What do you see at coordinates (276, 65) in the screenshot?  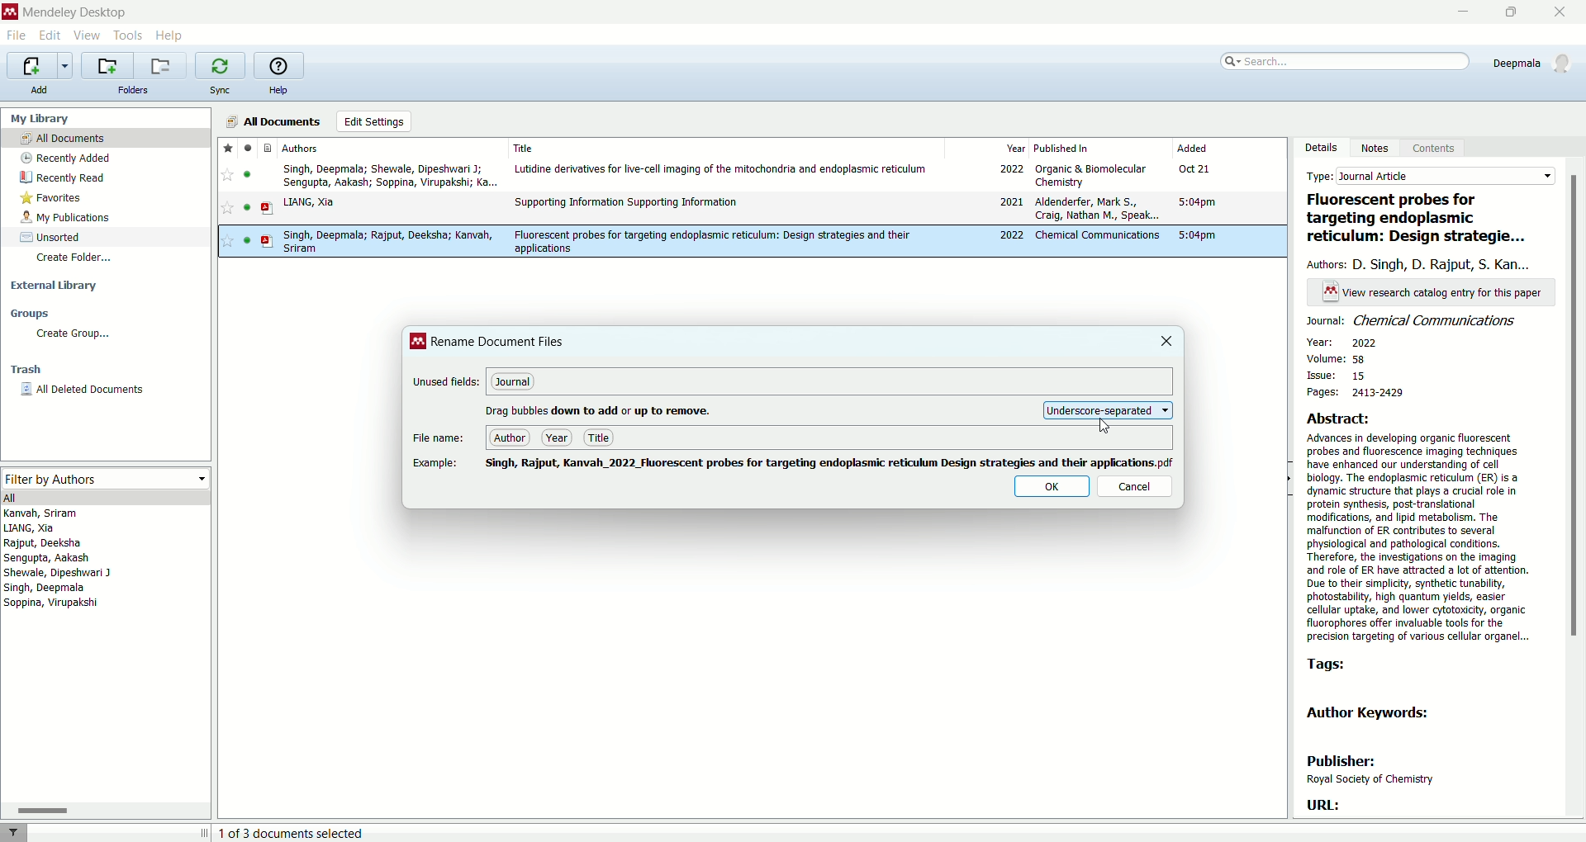 I see `online help guide for mendeley` at bounding box center [276, 65].